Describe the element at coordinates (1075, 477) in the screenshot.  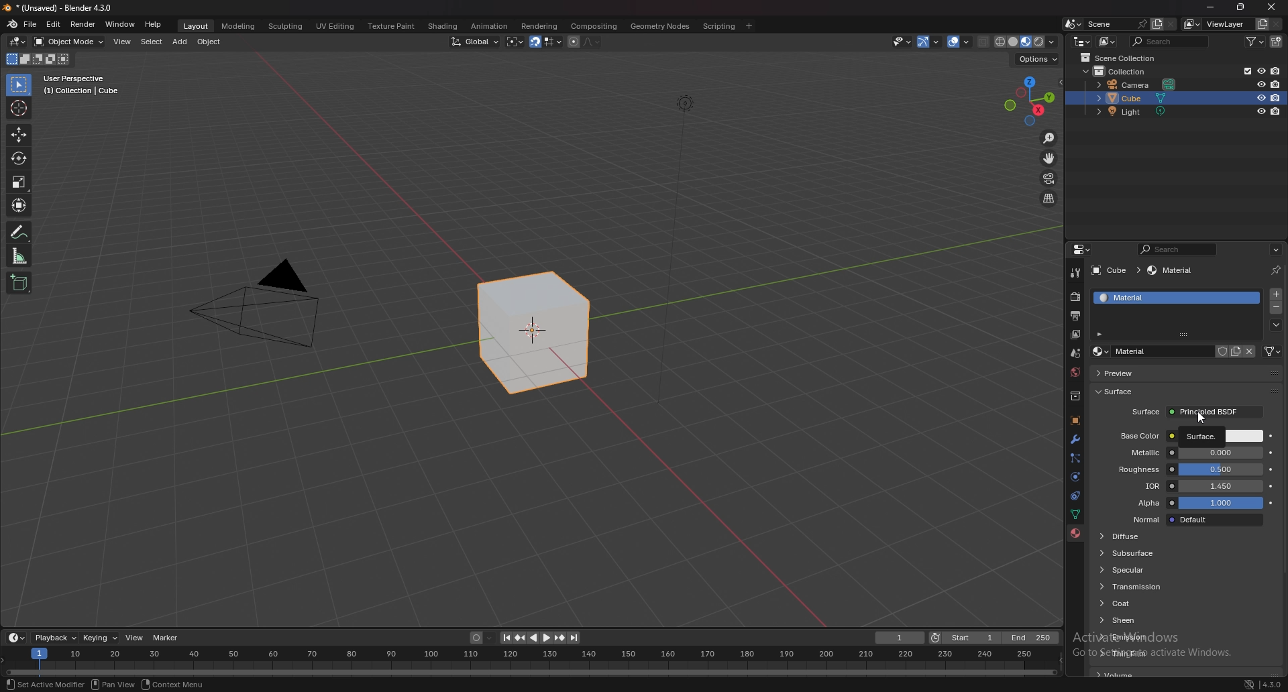
I see `physics` at that location.